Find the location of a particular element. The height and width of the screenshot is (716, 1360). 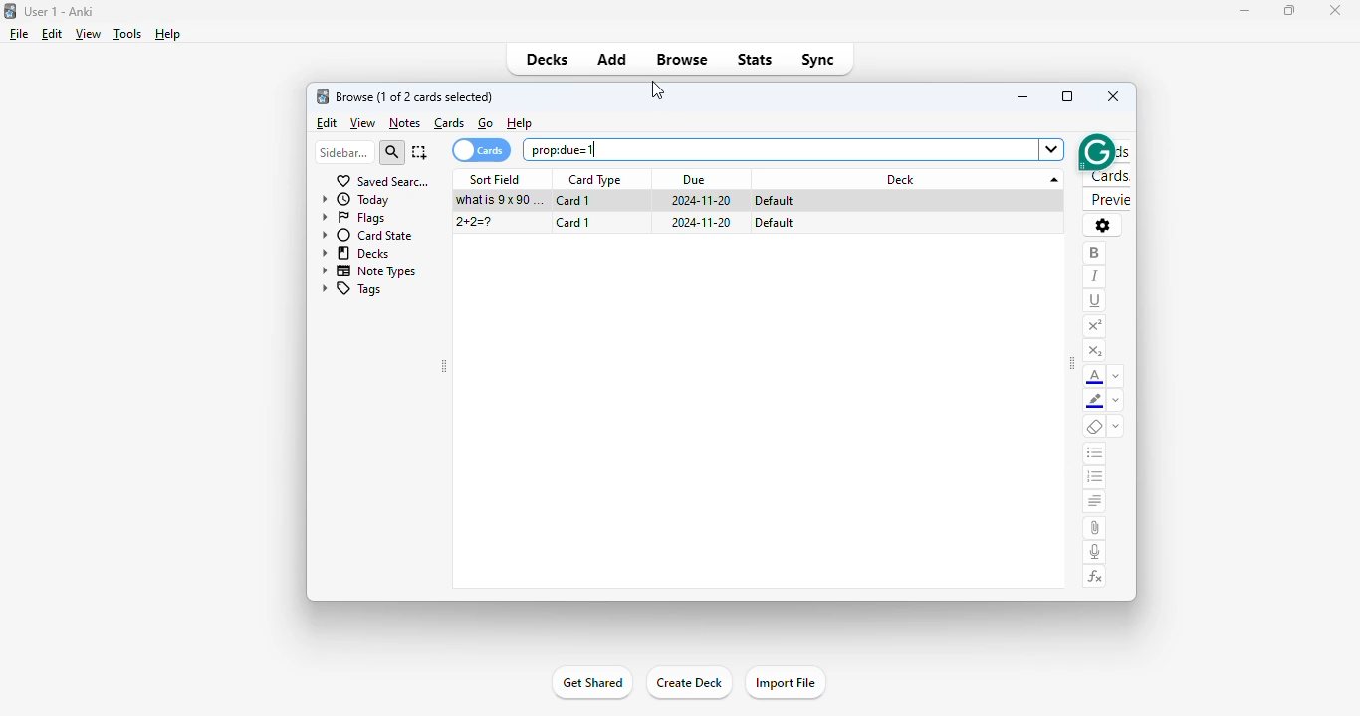

get shared is located at coordinates (591, 683).